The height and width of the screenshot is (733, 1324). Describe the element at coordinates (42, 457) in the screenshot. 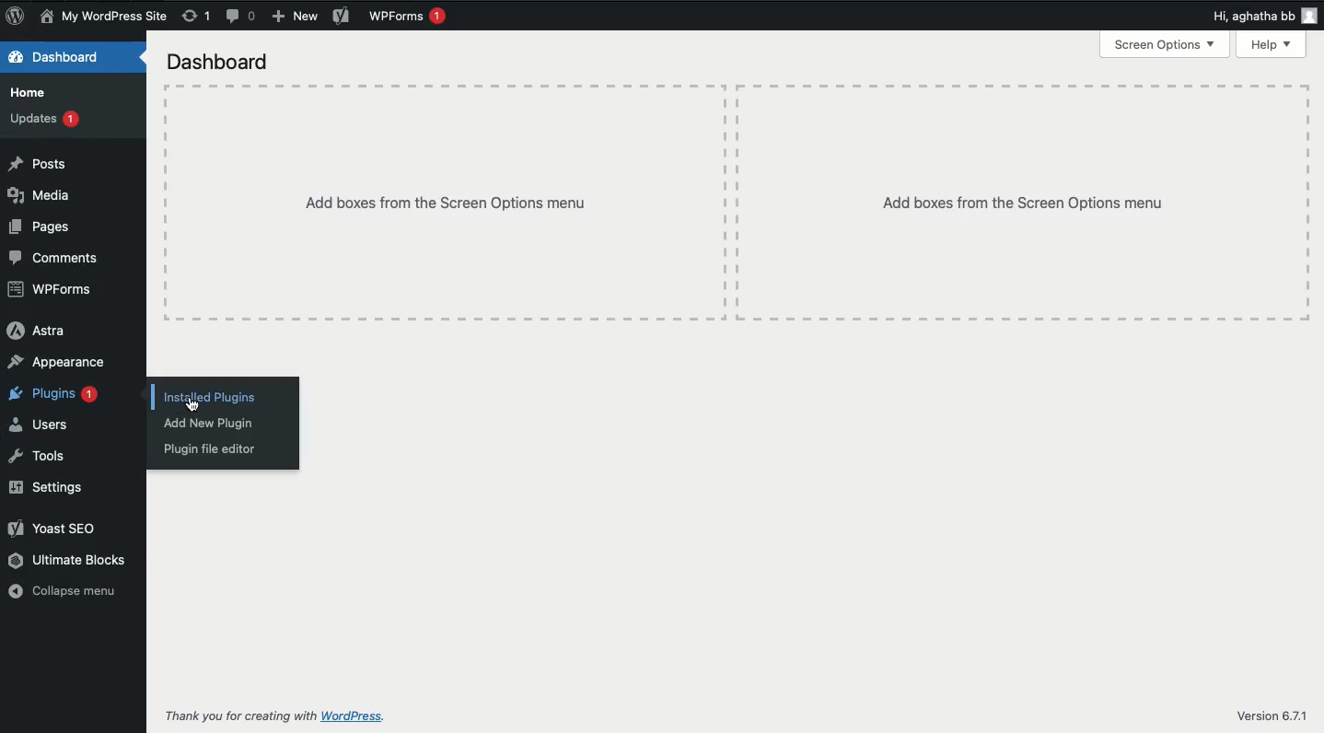

I see `Tools` at that location.